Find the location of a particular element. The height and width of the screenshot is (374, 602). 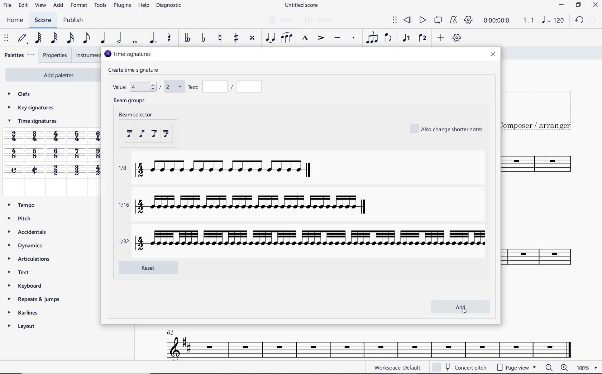

ADD is located at coordinates (59, 6).